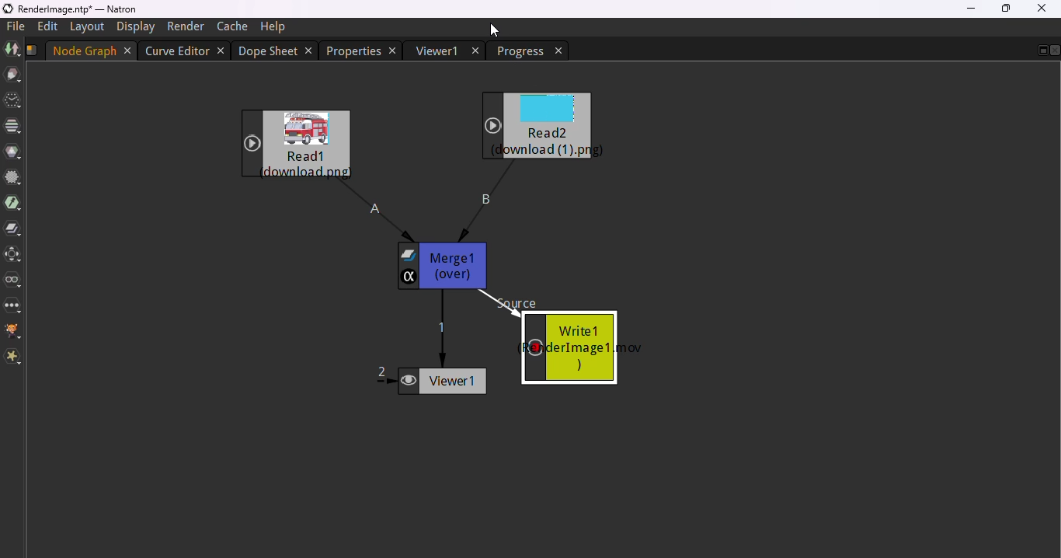  What do you see at coordinates (221, 51) in the screenshot?
I see `close tab` at bounding box center [221, 51].